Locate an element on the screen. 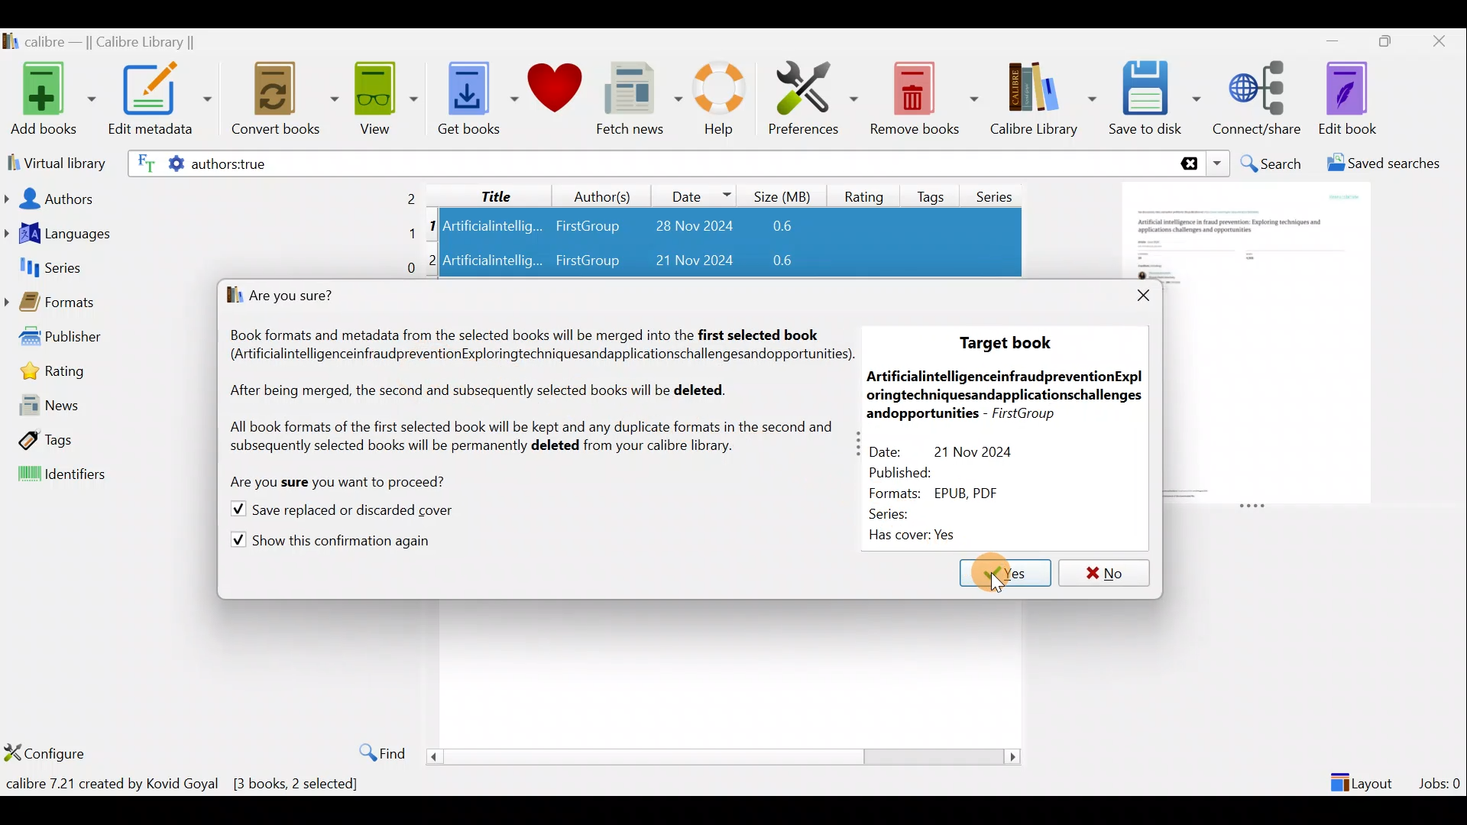 This screenshot has width=1467, height=825. Preview is located at coordinates (1269, 345).